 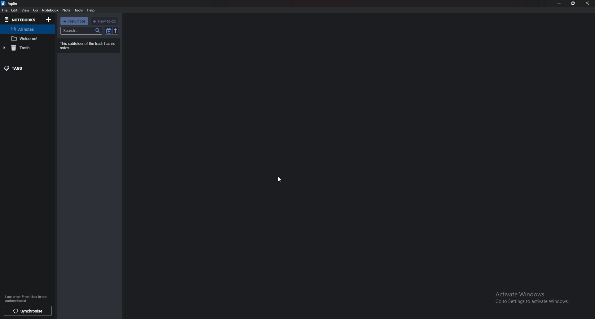 What do you see at coordinates (79, 10) in the screenshot?
I see `Tools` at bounding box center [79, 10].